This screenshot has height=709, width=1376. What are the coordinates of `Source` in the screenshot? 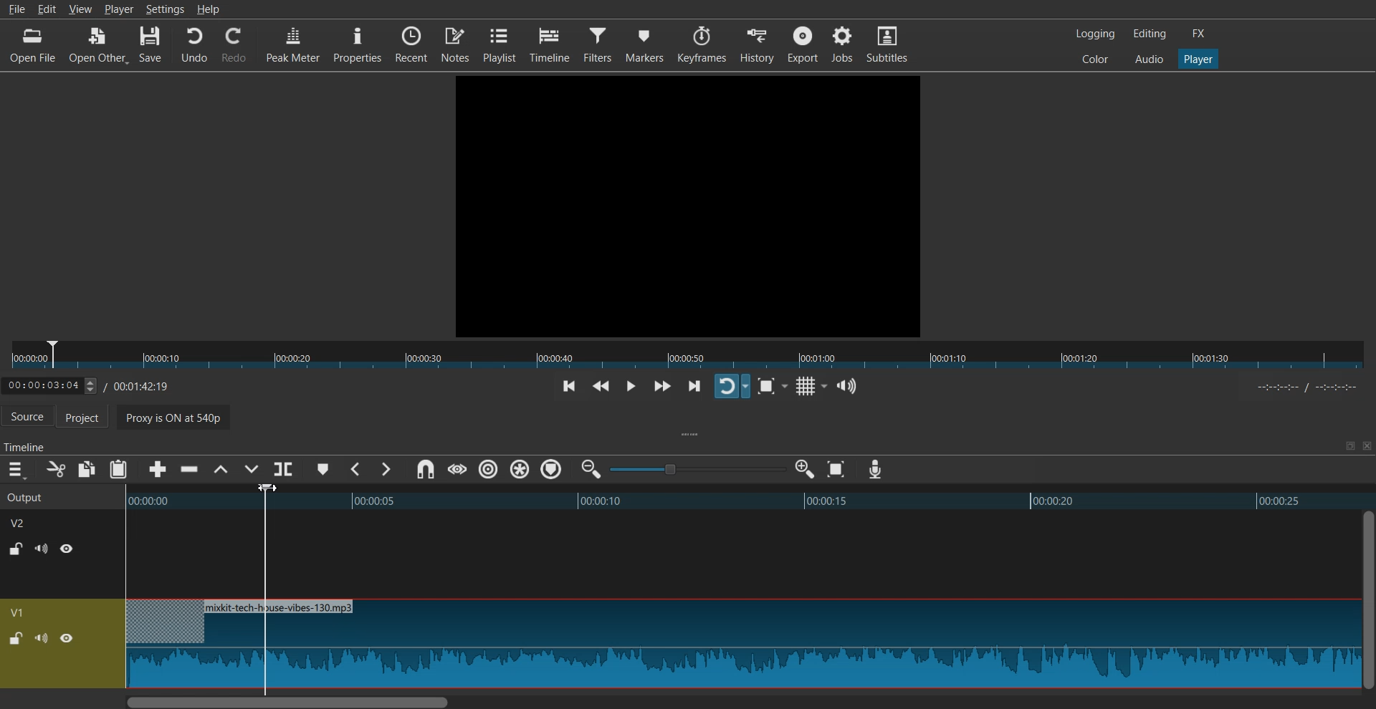 It's located at (27, 418).